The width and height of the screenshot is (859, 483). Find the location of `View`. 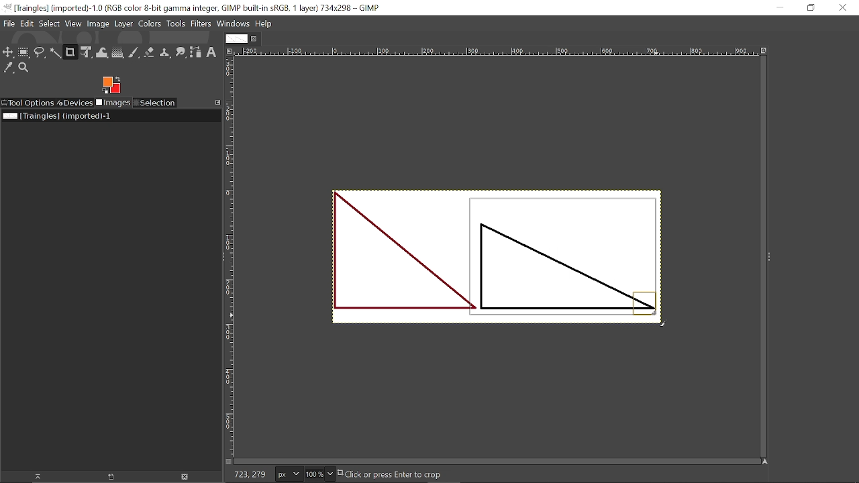

View is located at coordinates (73, 24).